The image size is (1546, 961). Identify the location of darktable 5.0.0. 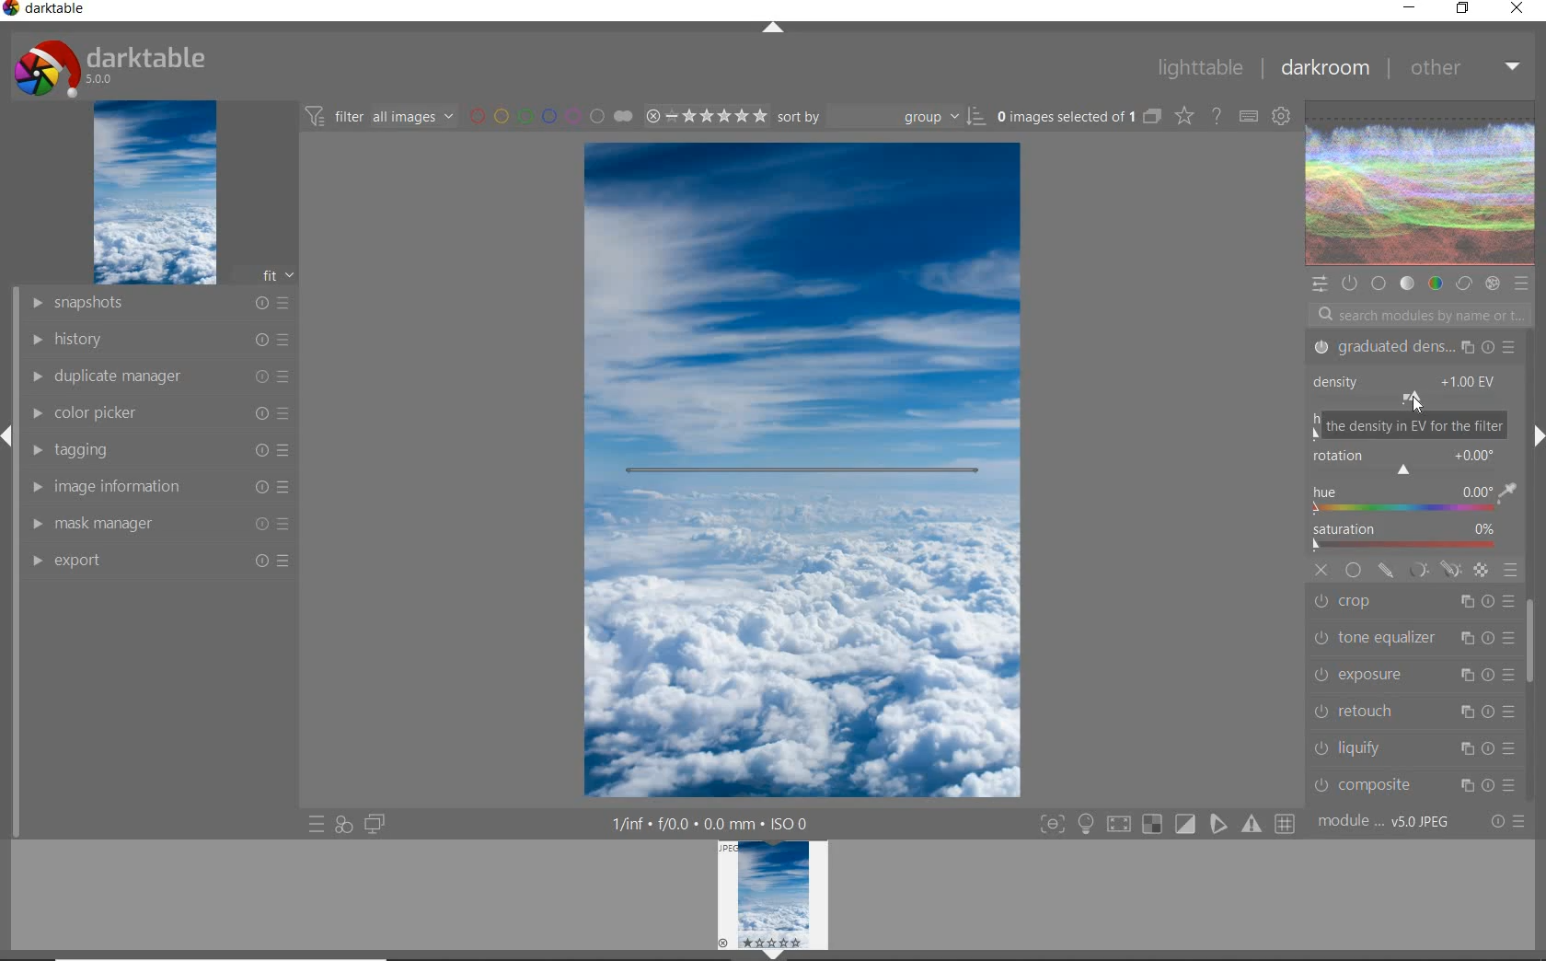
(106, 64).